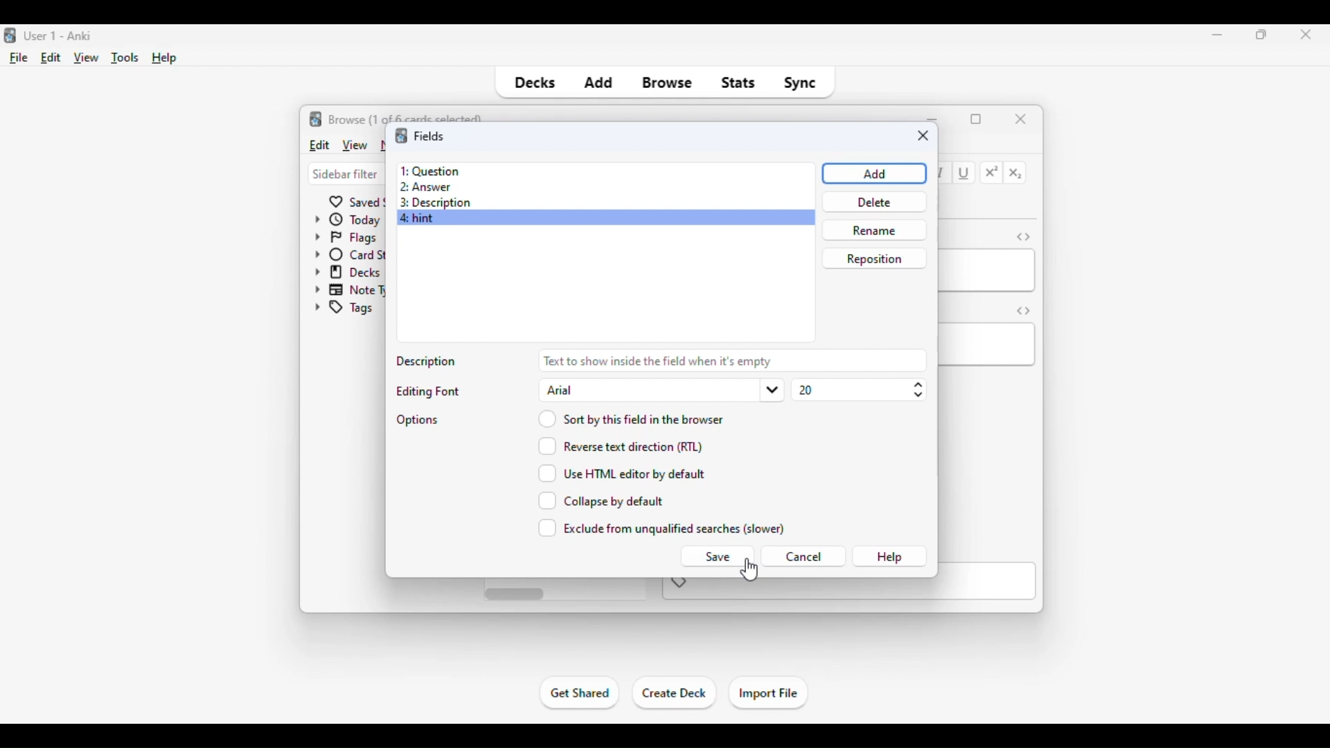  What do you see at coordinates (873, 202) in the screenshot?
I see `delete` at bounding box center [873, 202].